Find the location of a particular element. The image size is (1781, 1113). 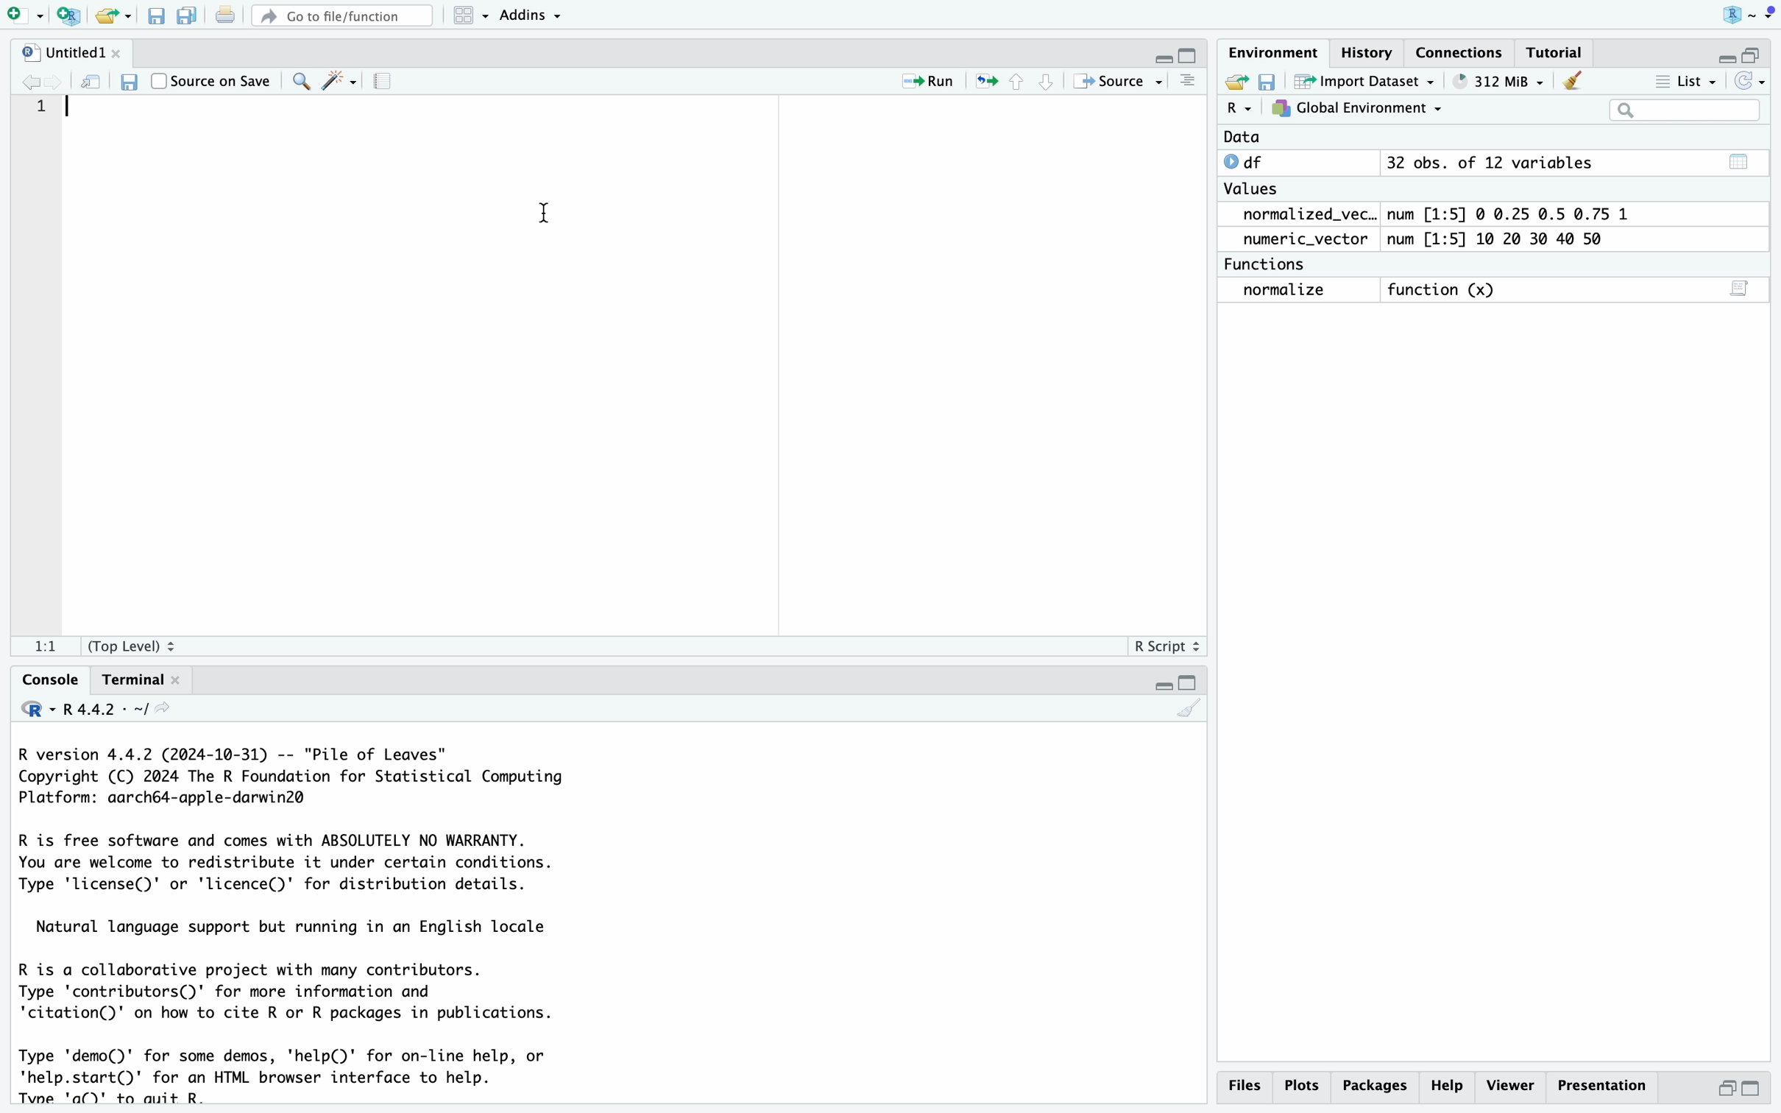

p Viewer is located at coordinates (1515, 1085).